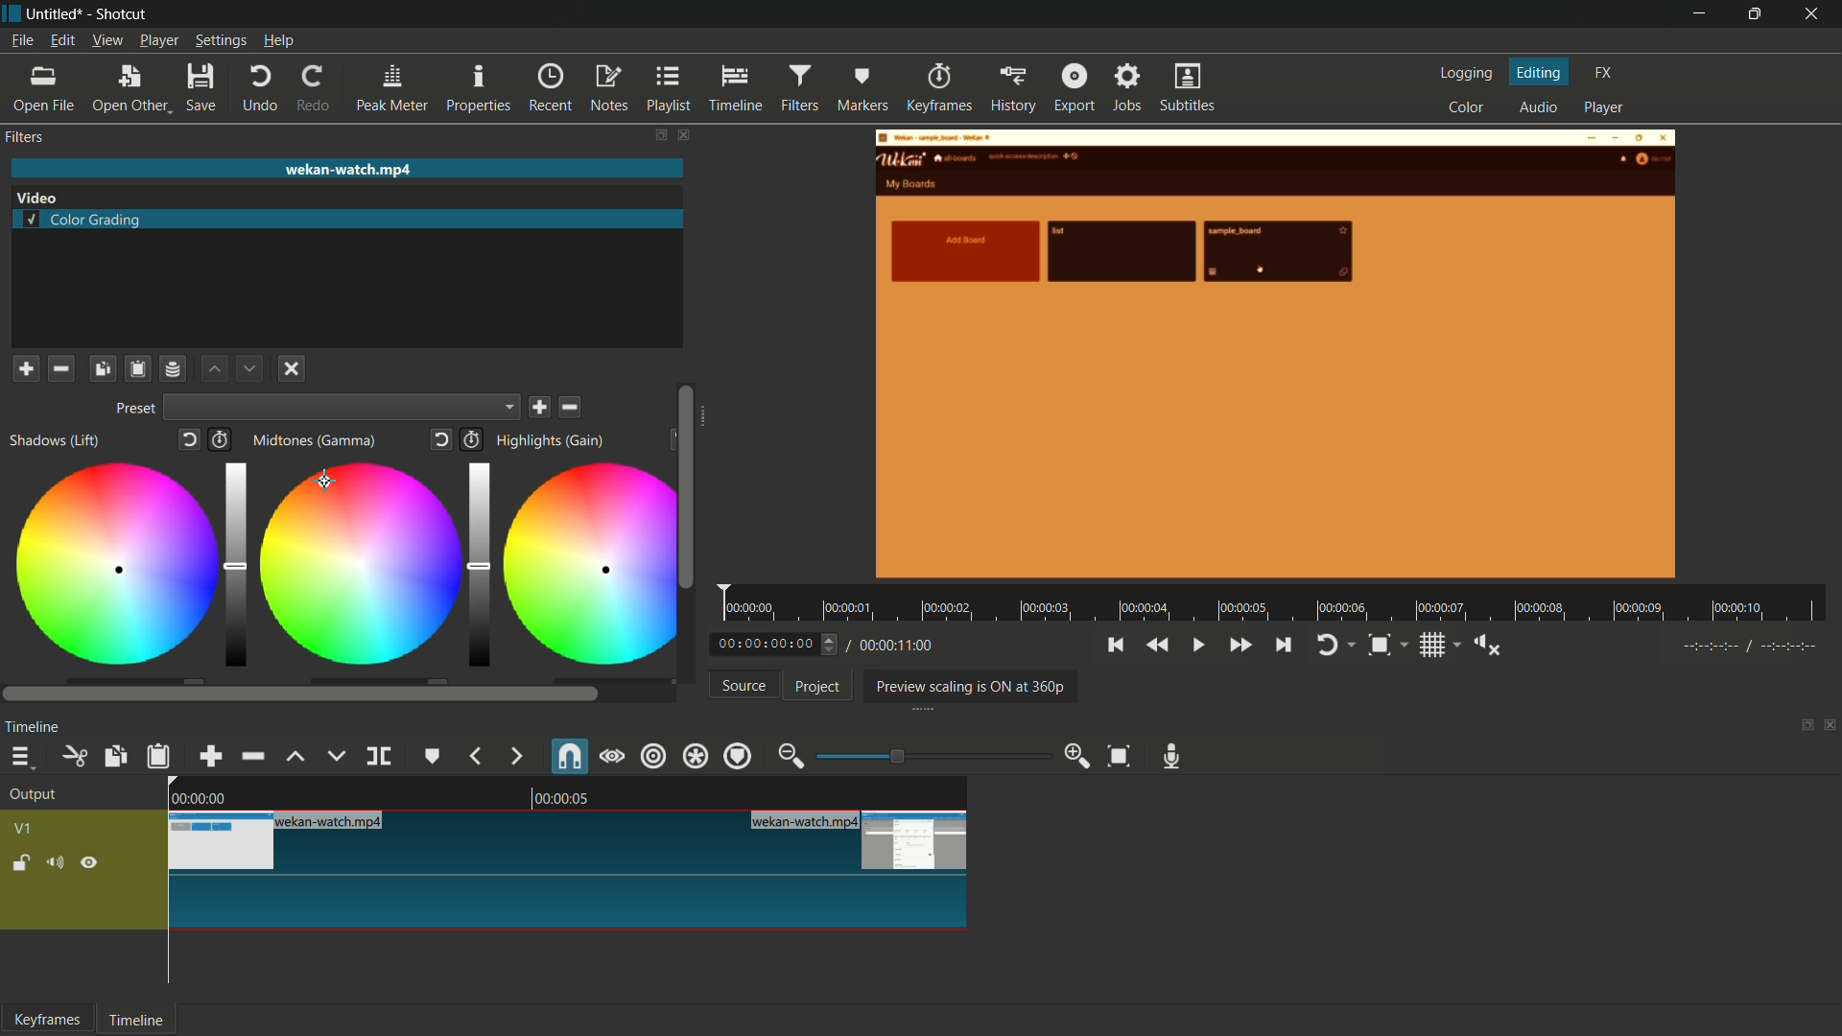  What do you see at coordinates (347, 169) in the screenshot?
I see `imported file name` at bounding box center [347, 169].